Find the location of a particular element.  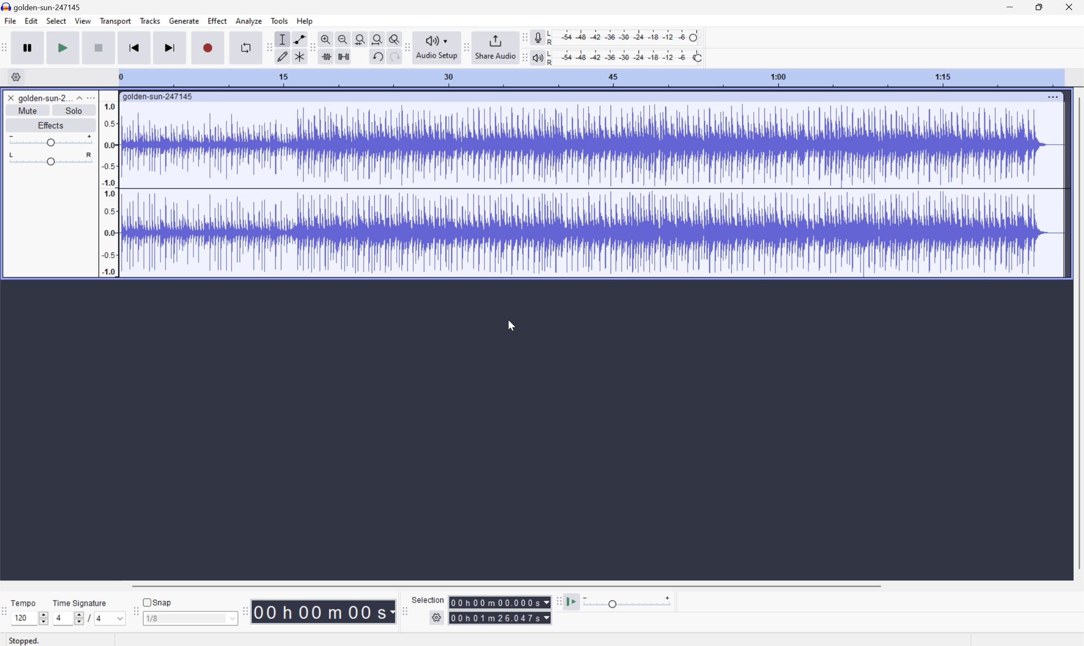

golden-sun-247145 is located at coordinates (158, 98).